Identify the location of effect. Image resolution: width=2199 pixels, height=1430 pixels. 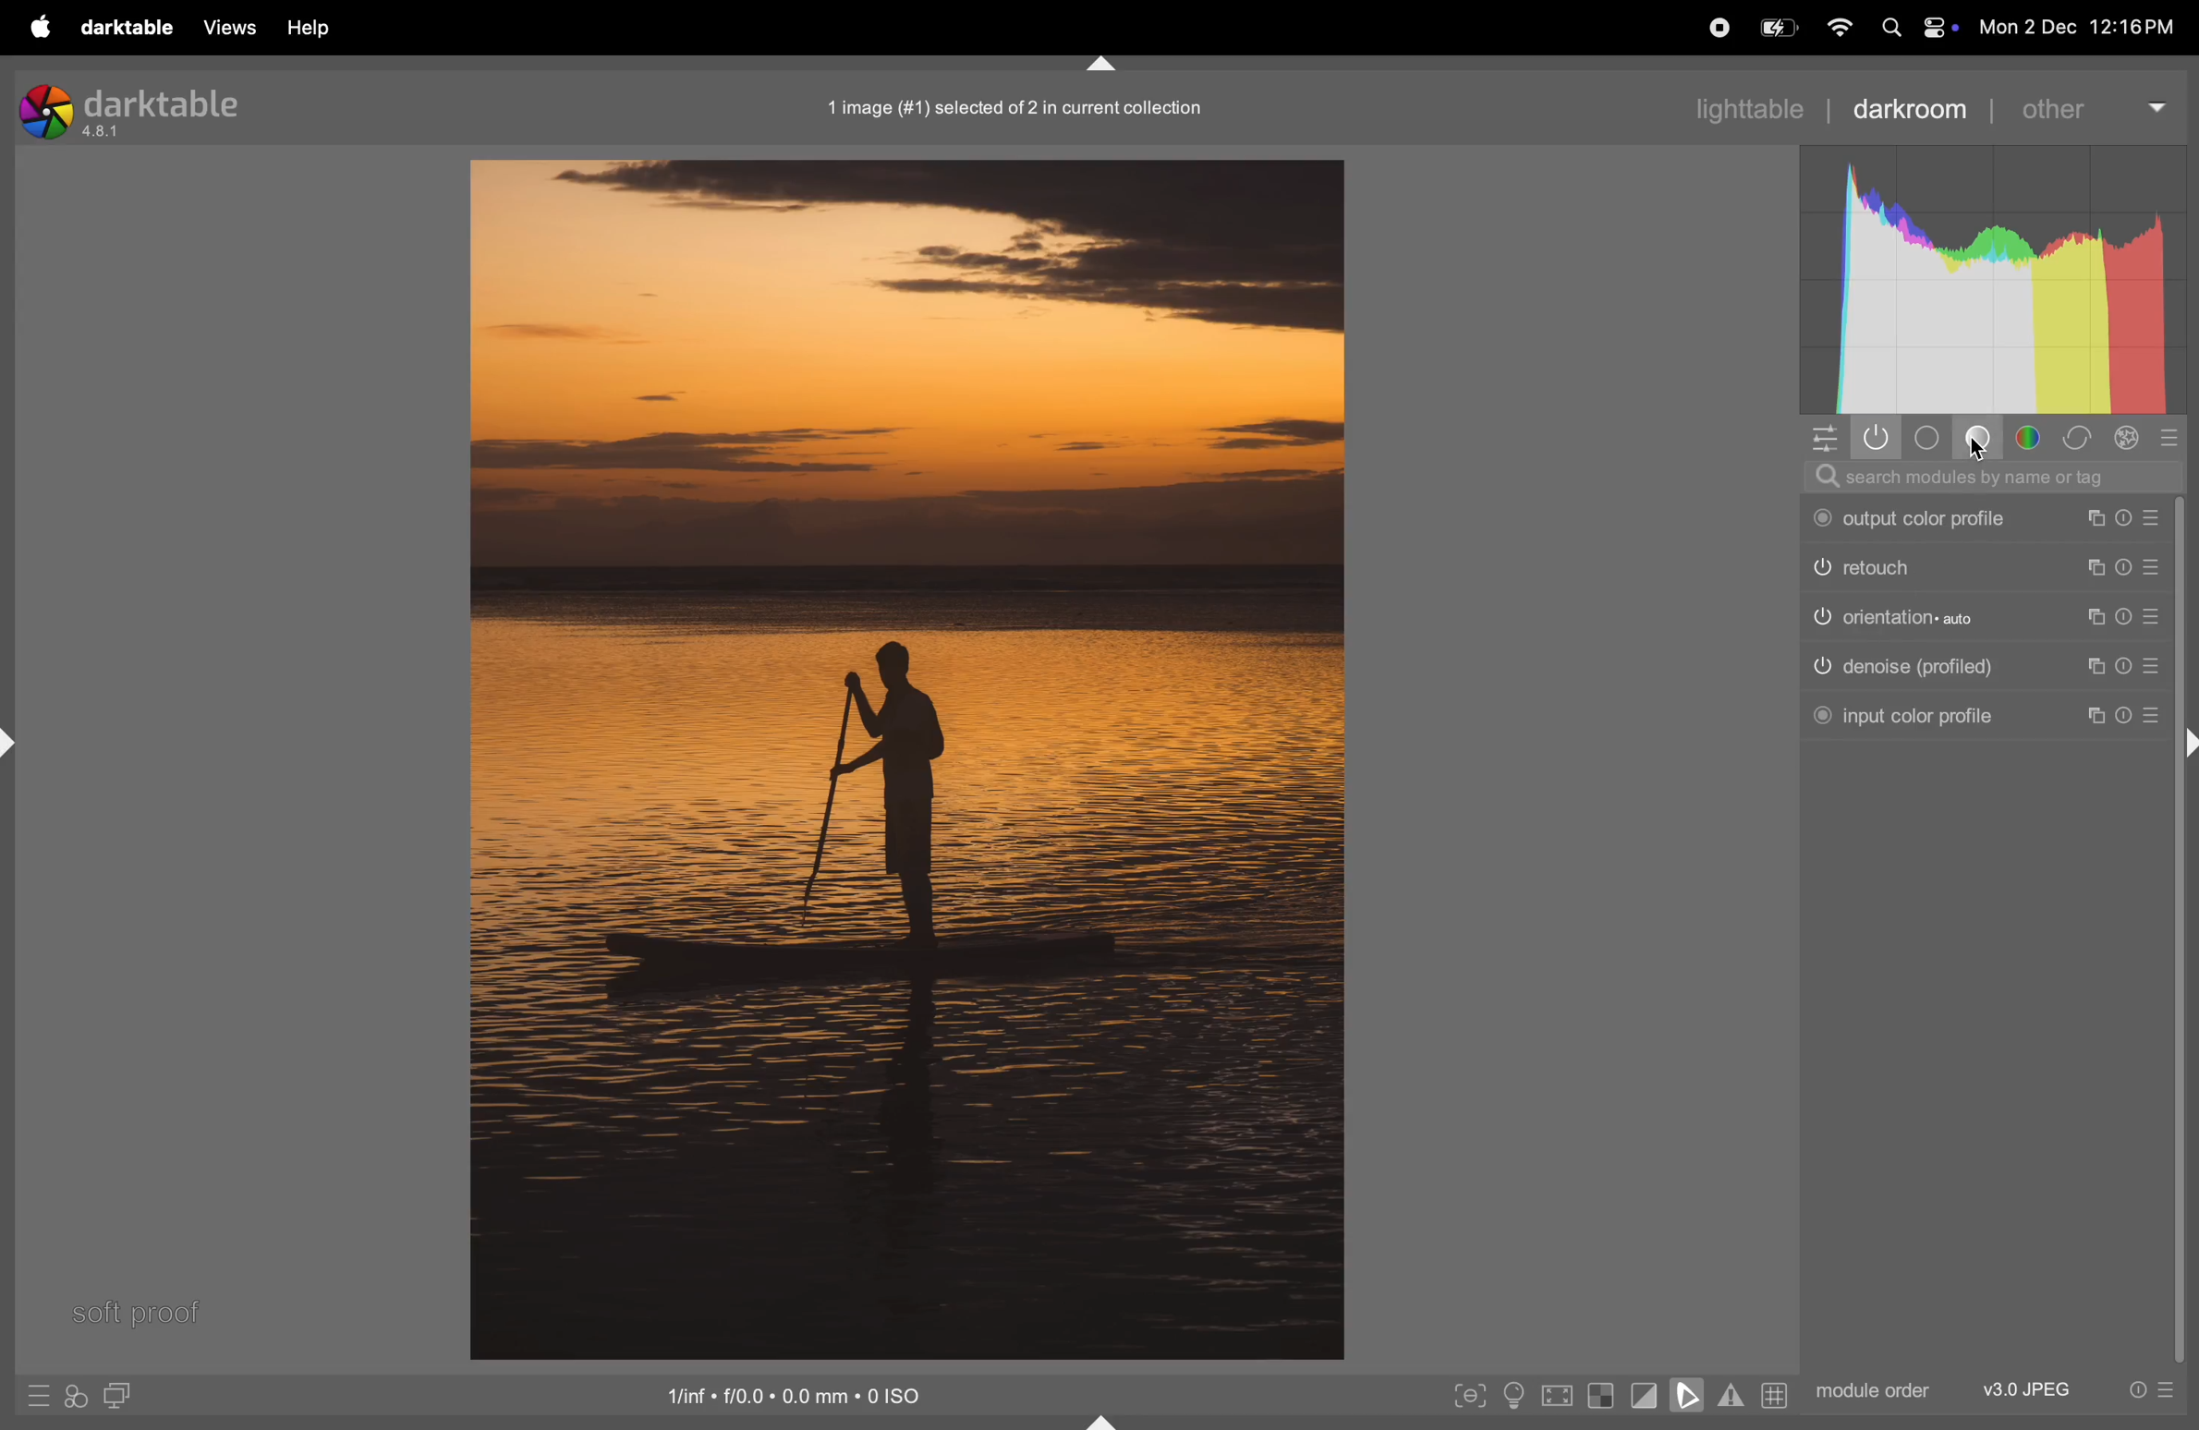
(2127, 438).